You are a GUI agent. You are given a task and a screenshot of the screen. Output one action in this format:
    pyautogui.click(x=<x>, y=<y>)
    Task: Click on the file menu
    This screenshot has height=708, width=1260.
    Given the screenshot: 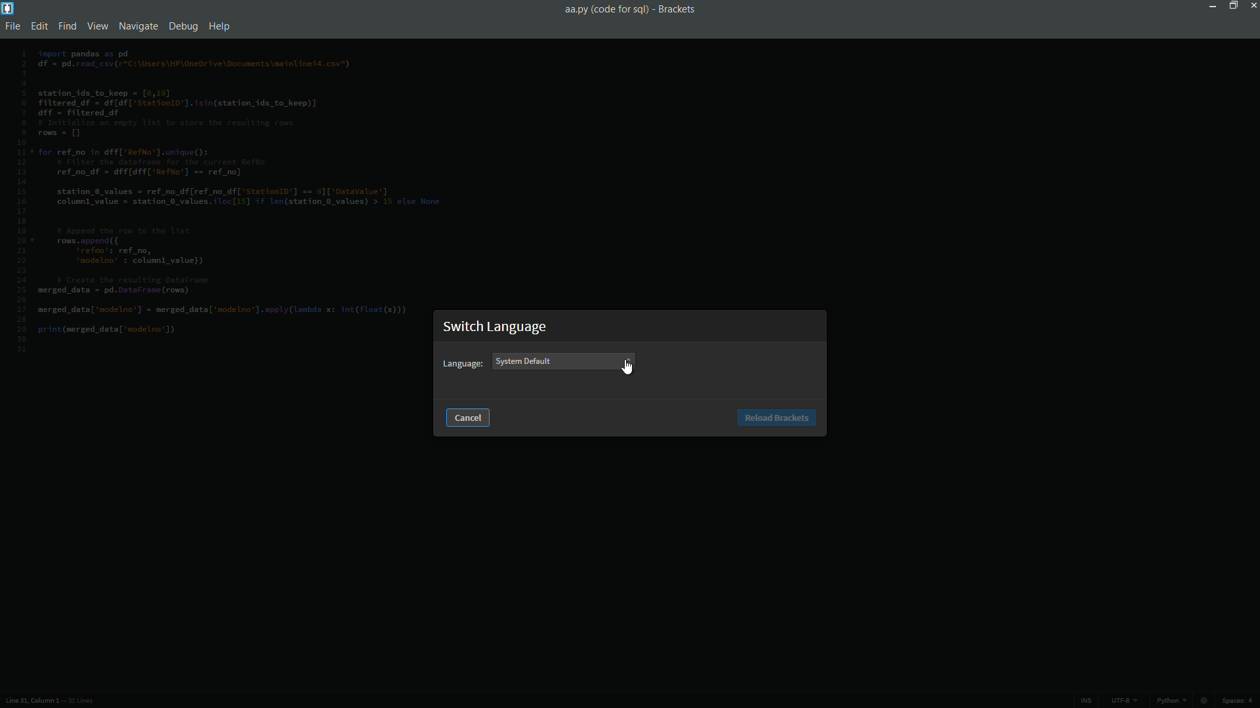 What is the action you would take?
    pyautogui.click(x=15, y=27)
    